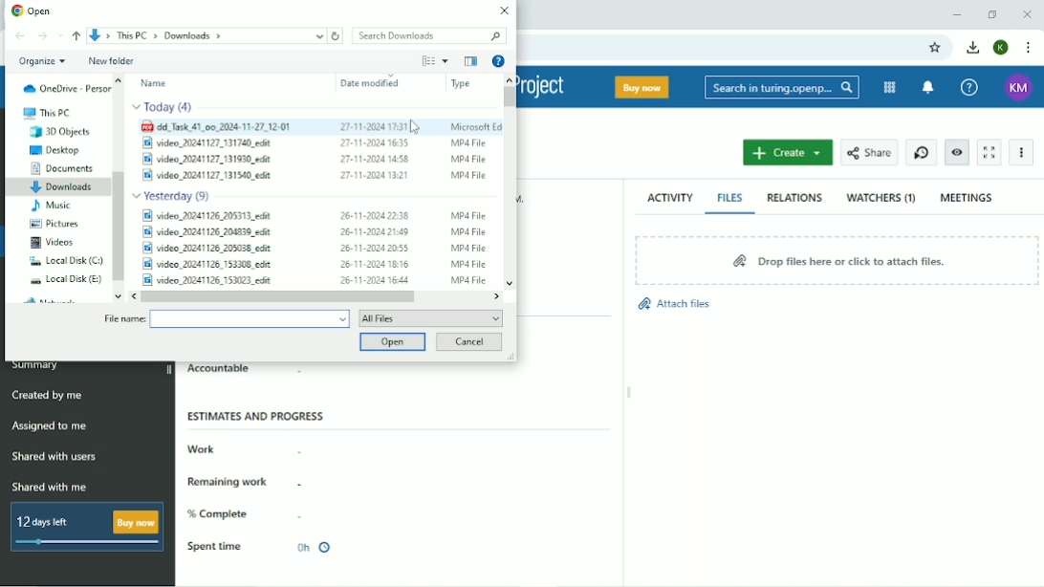  Describe the element at coordinates (337, 35) in the screenshot. I see `Refresh "Downloads"` at that location.